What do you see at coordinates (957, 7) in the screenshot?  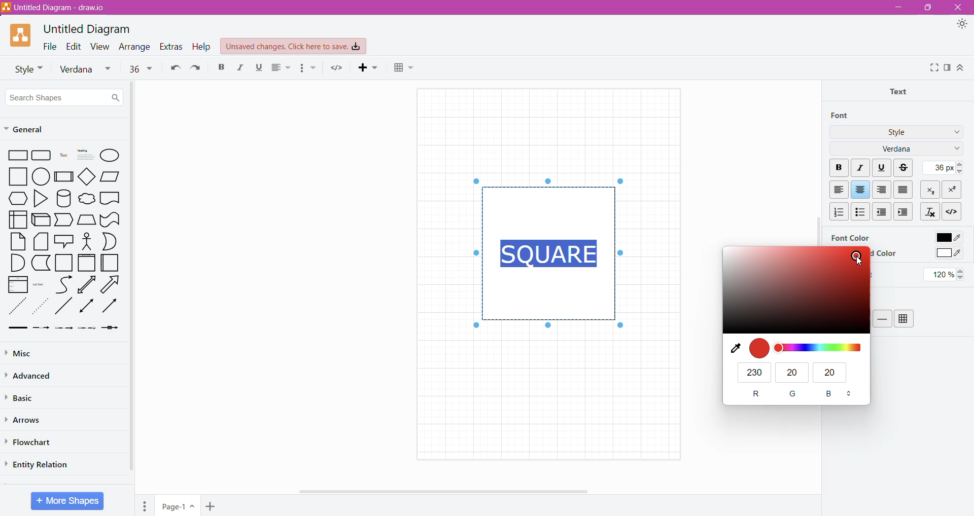 I see `Close` at bounding box center [957, 7].